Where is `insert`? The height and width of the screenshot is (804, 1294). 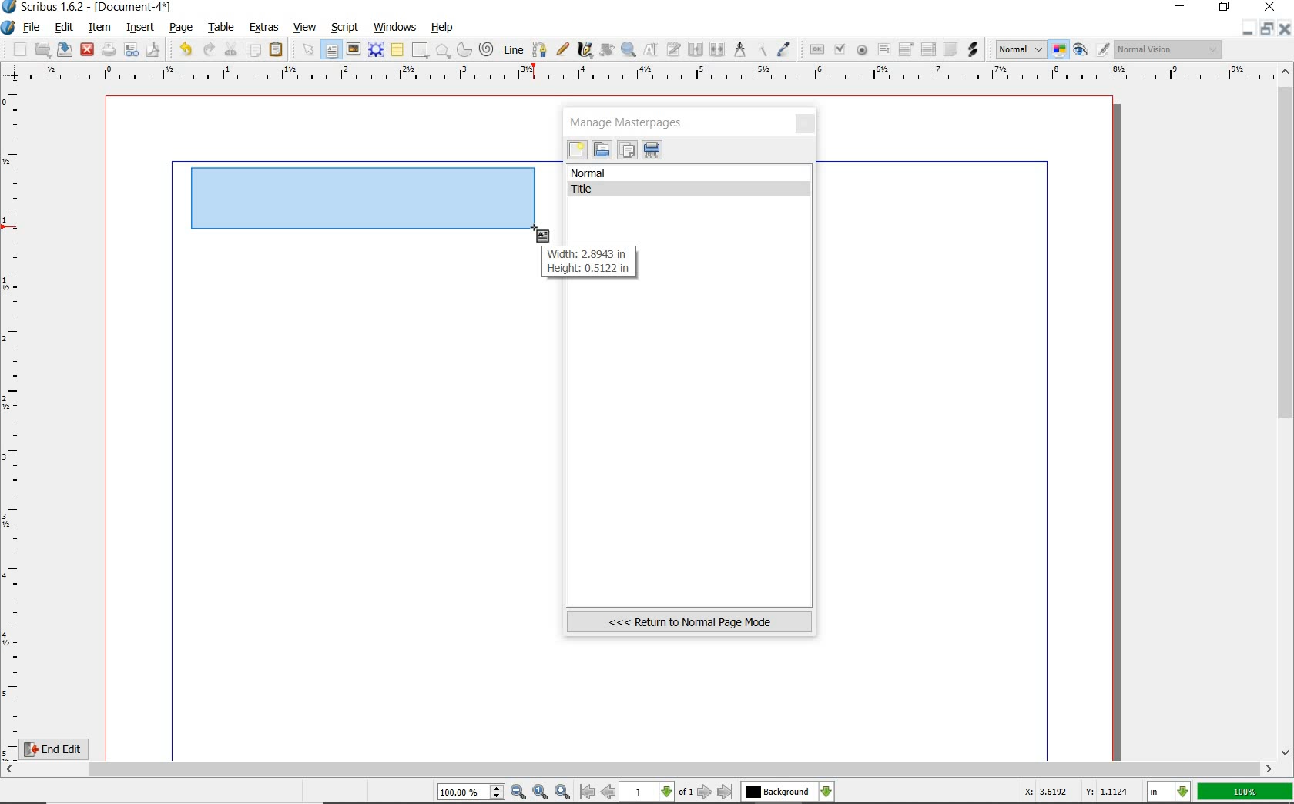
insert is located at coordinates (139, 27).